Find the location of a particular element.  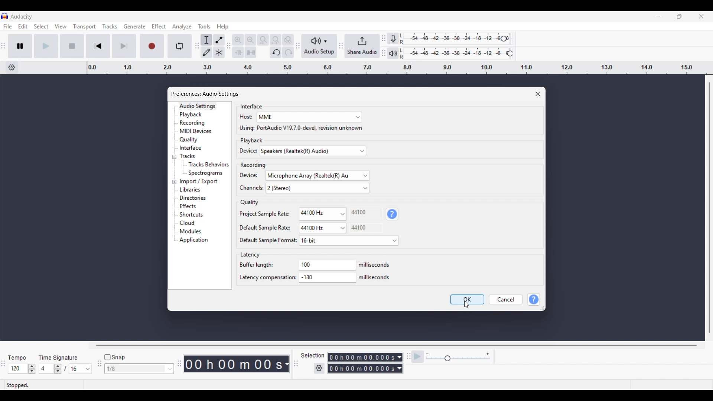

View menu is located at coordinates (61, 26).